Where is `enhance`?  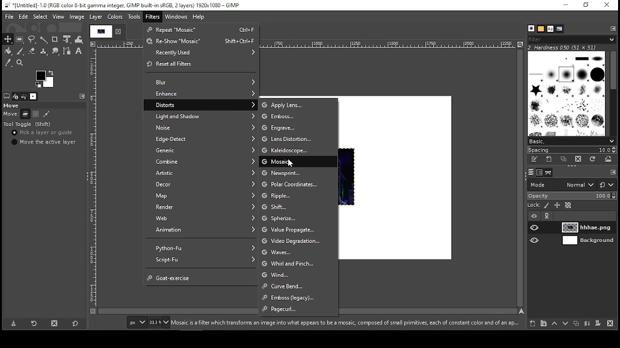
enhance is located at coordinates (202, 94).